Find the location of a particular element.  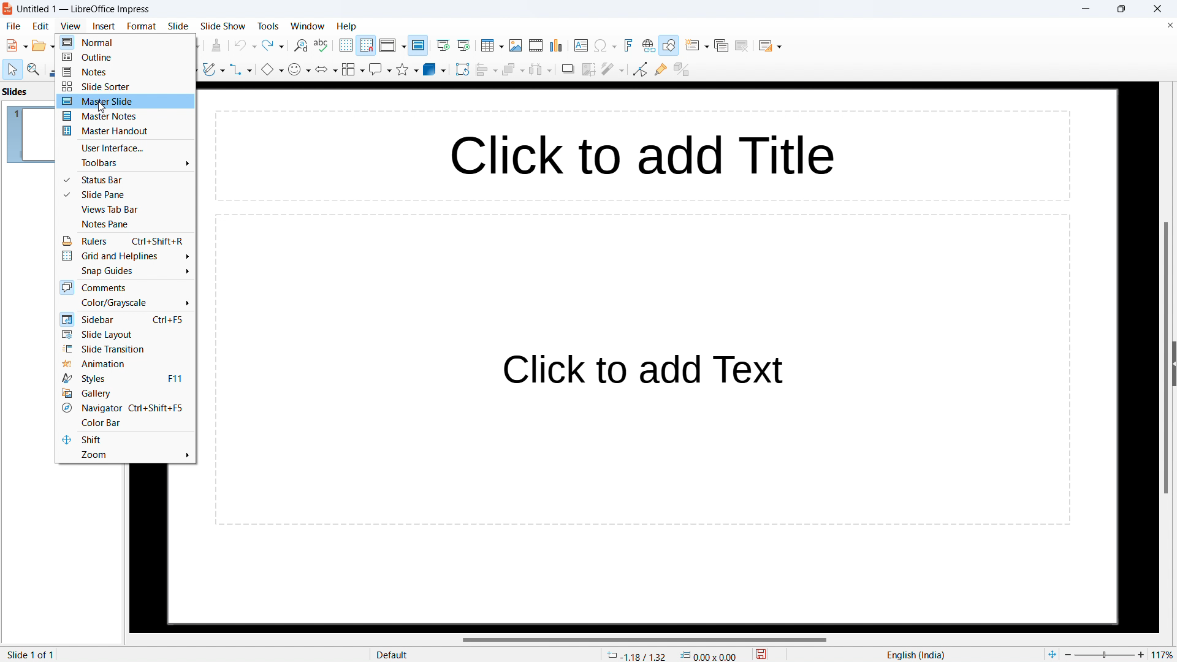

clone formatting is located at coordinates (217, 46).